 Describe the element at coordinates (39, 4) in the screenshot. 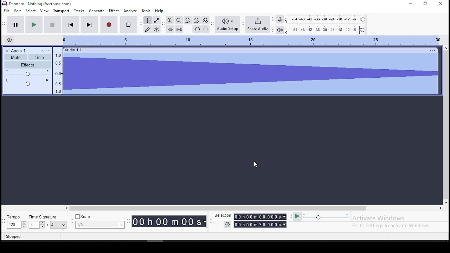

I see `icon and file name` at that location.